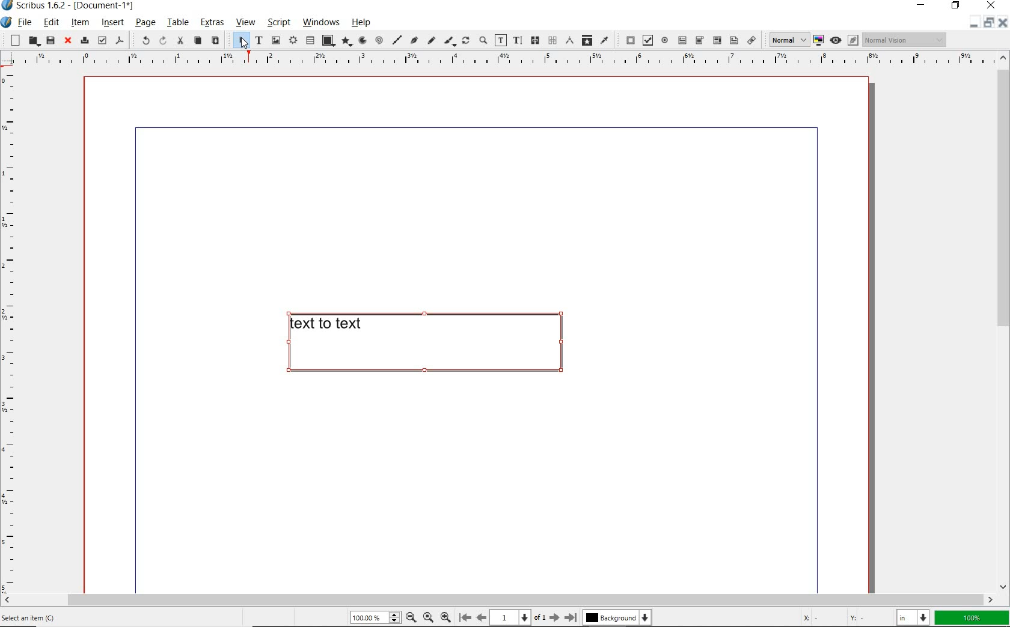  Describe the element at coordinates (145, 23) in the screenshot. I see `page` at that location.